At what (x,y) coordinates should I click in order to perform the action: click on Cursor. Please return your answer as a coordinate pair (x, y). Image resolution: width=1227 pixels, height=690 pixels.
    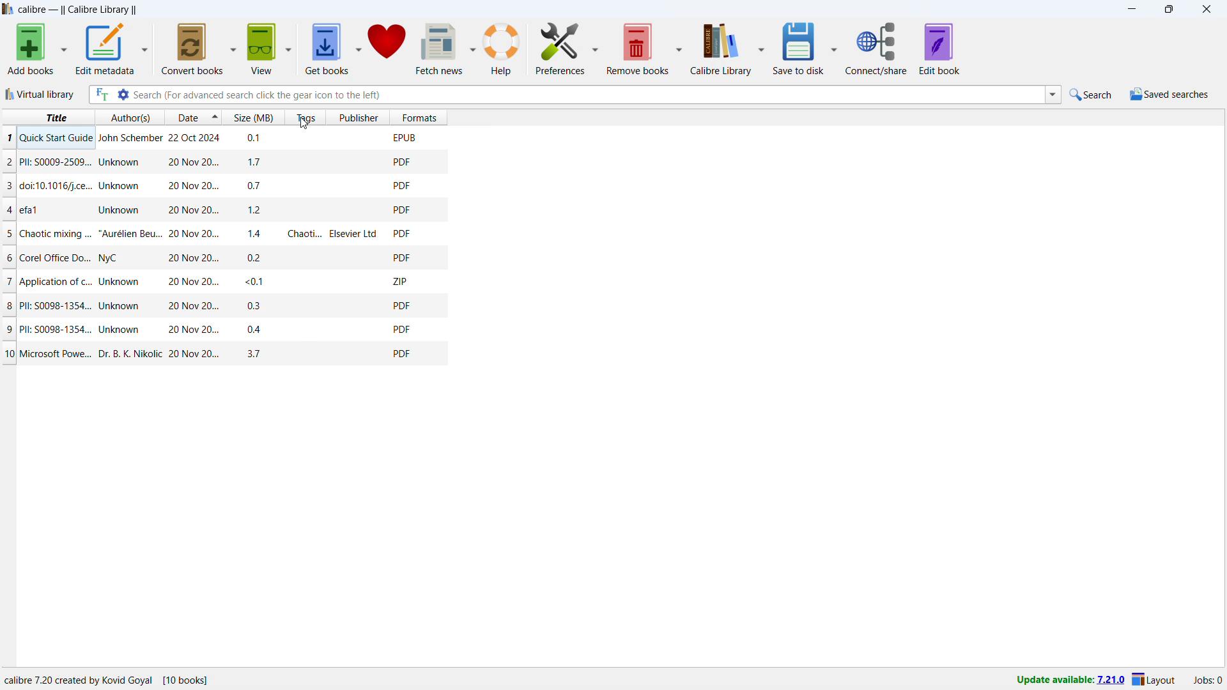
    Looking at the image, I should click on (305, 125).